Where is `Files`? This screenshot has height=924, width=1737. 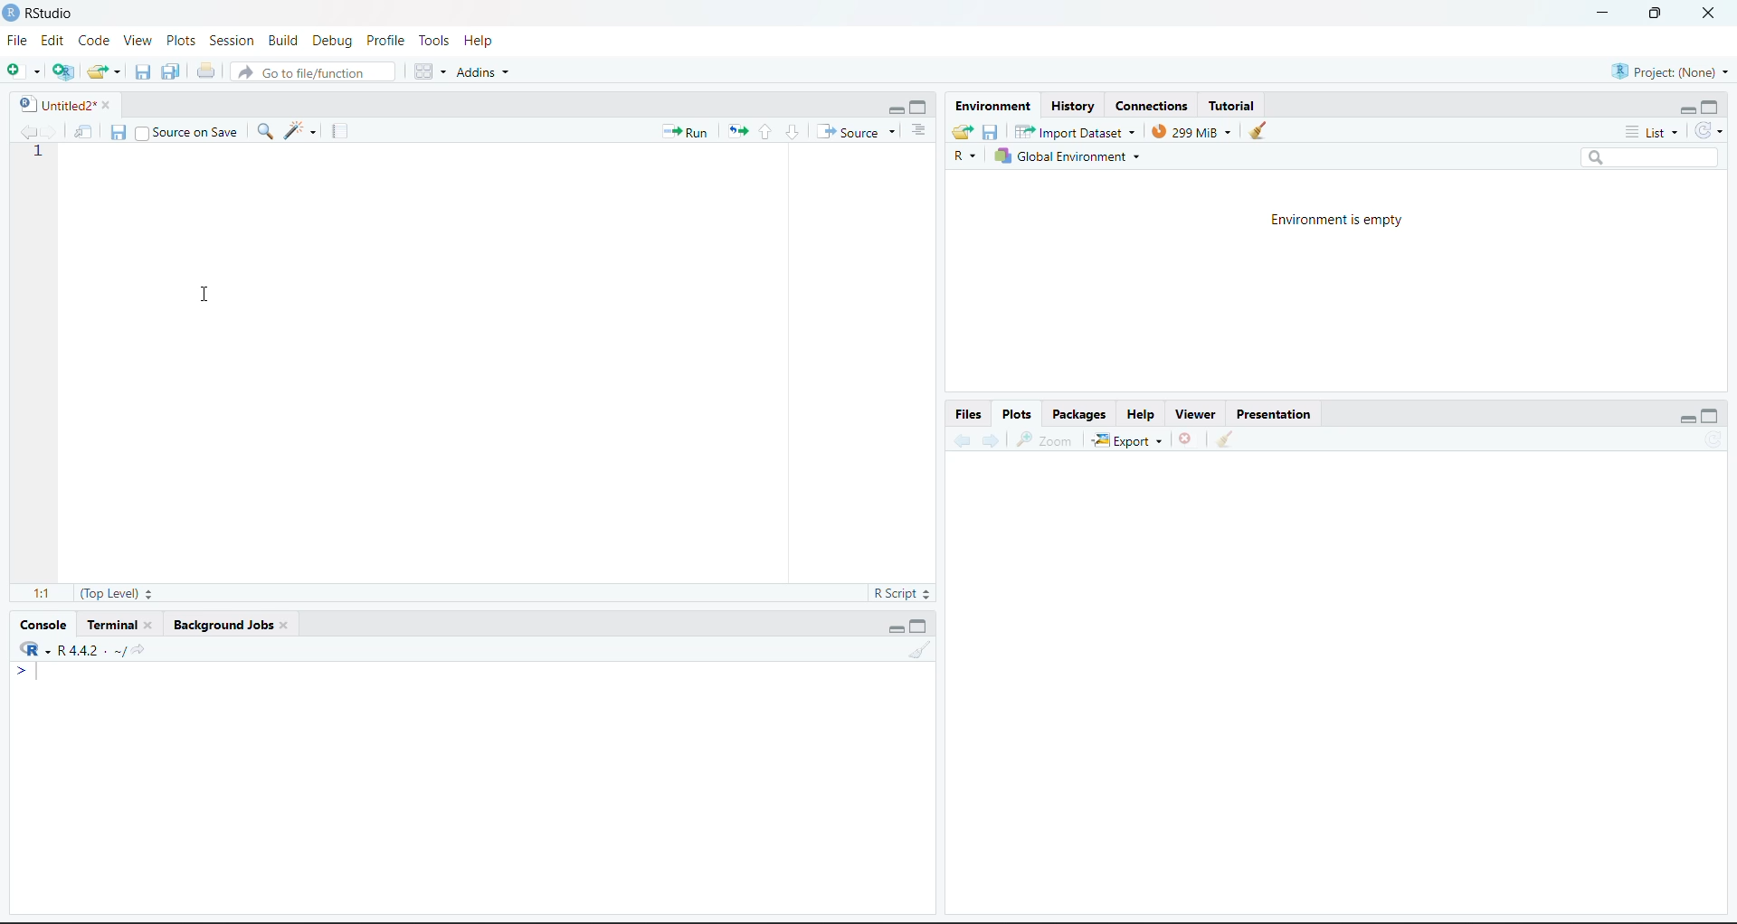
Files is located at coordinates (968, 414).